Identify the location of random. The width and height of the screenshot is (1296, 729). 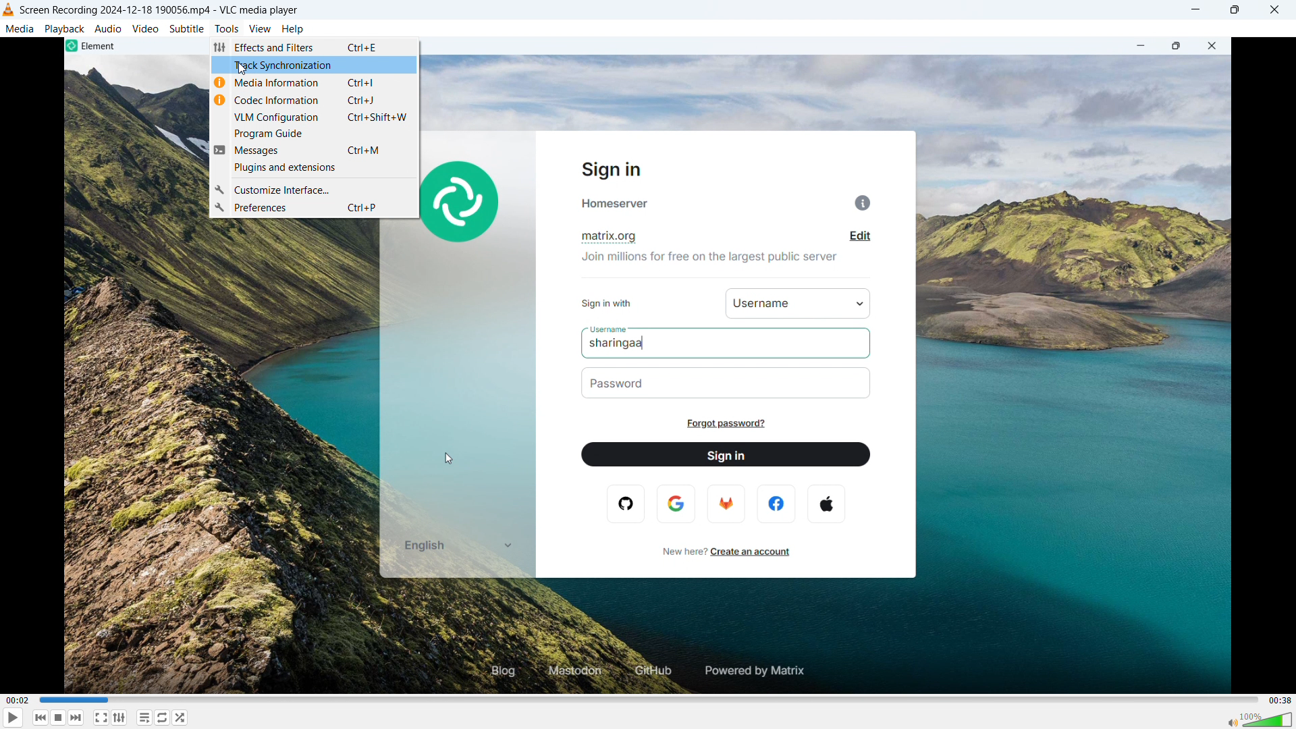
(180, 718).